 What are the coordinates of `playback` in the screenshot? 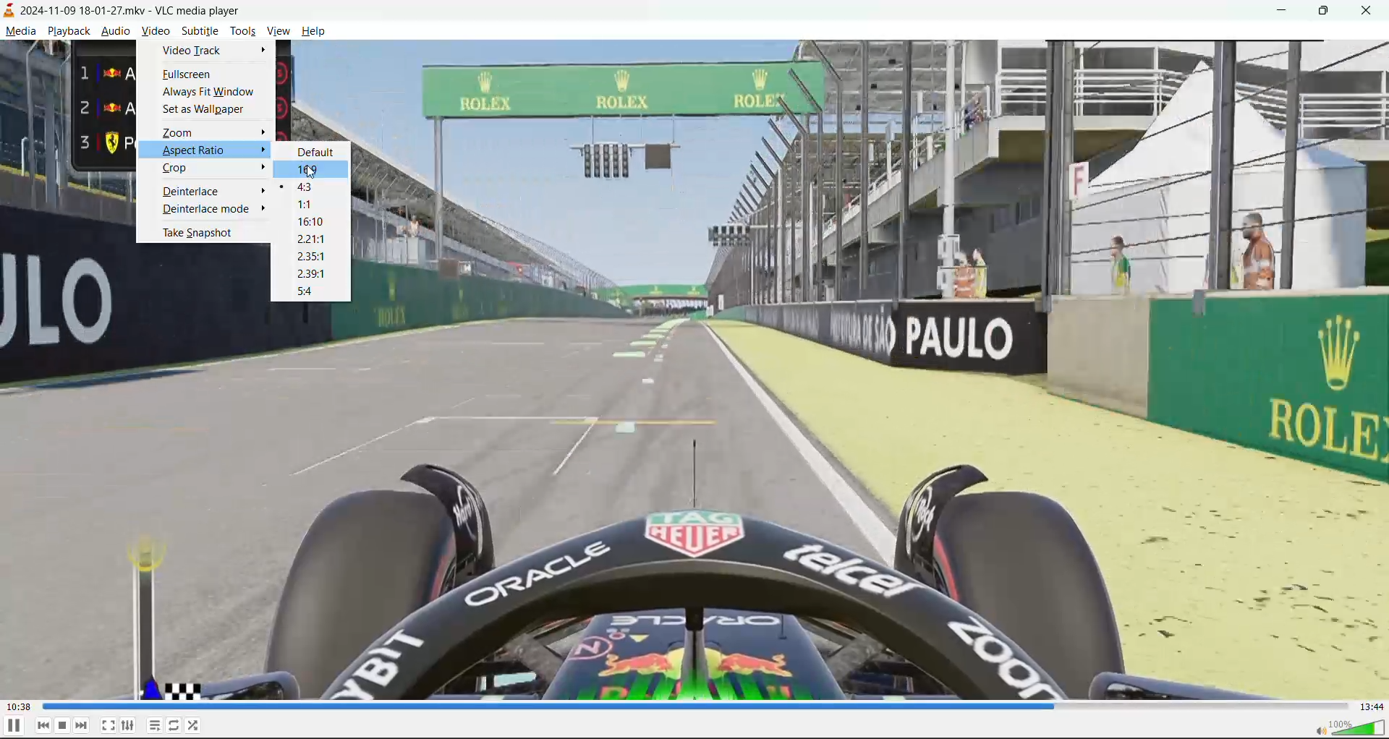 It's located at (67, 33).